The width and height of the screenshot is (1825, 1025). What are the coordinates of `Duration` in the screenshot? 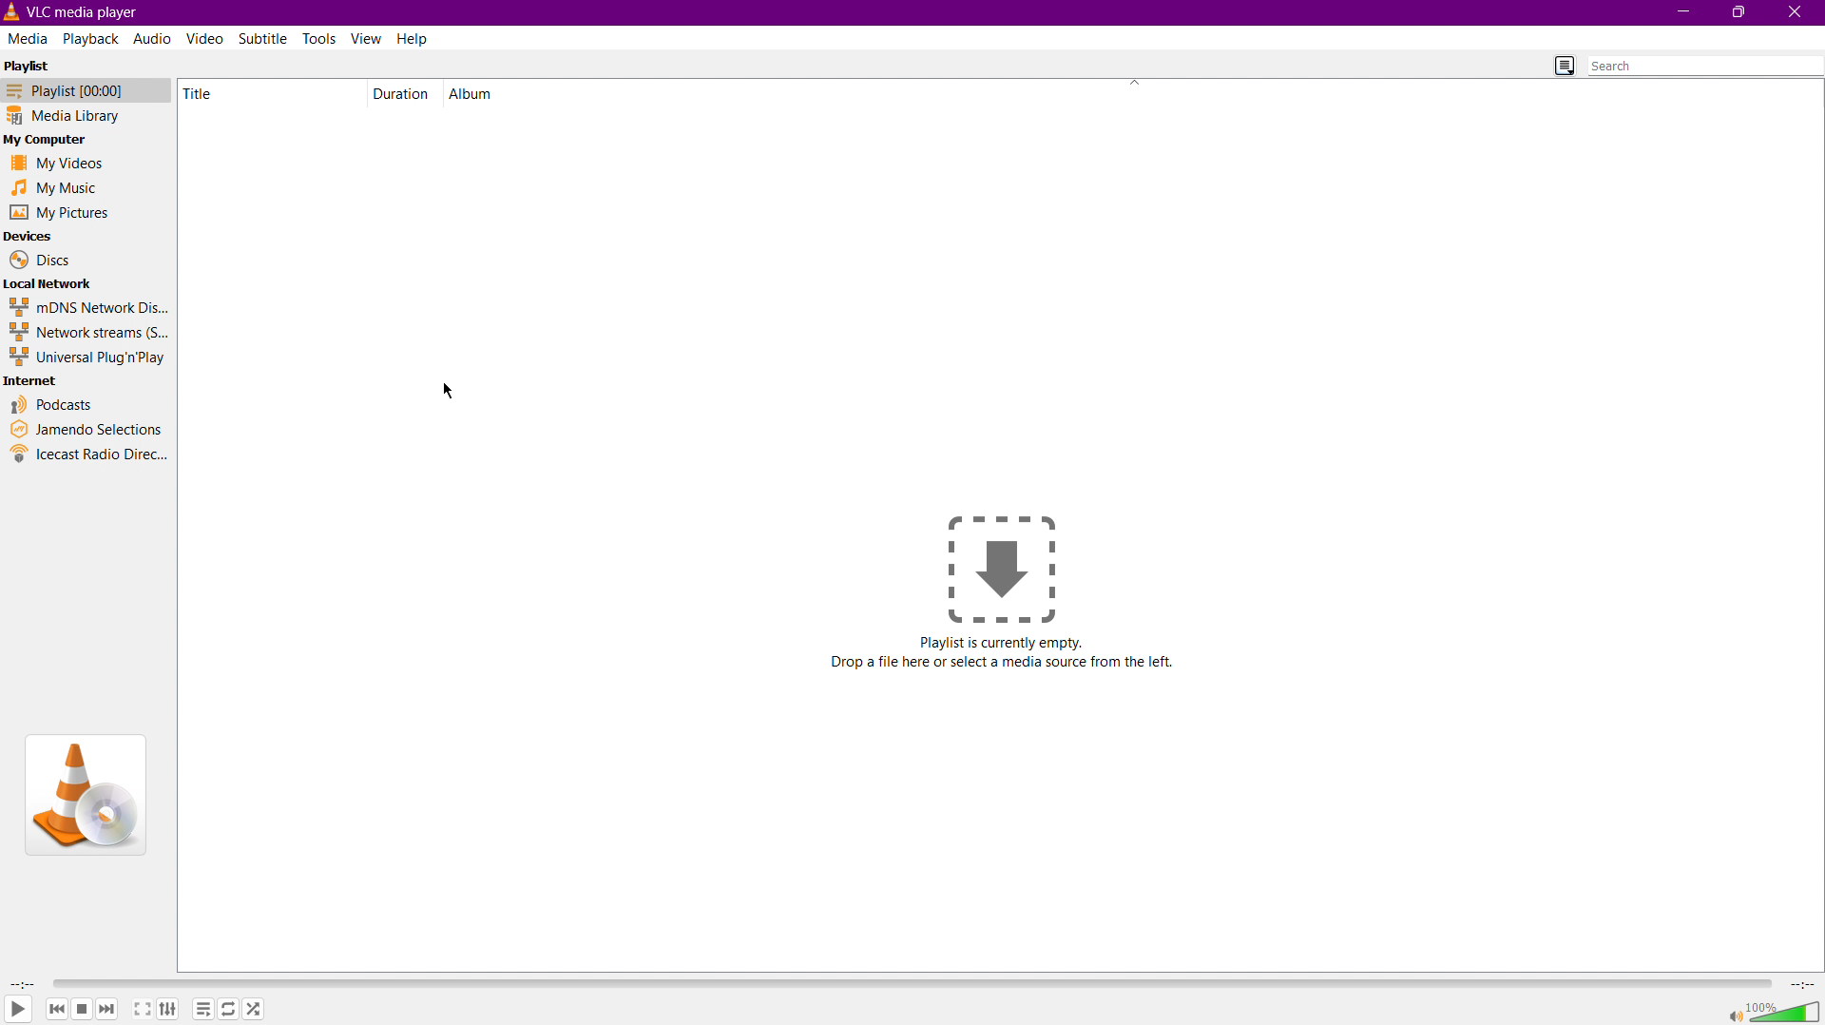 It's located at (398, 93).